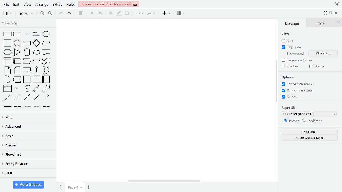  I want to click on tape, so click(46, 61).